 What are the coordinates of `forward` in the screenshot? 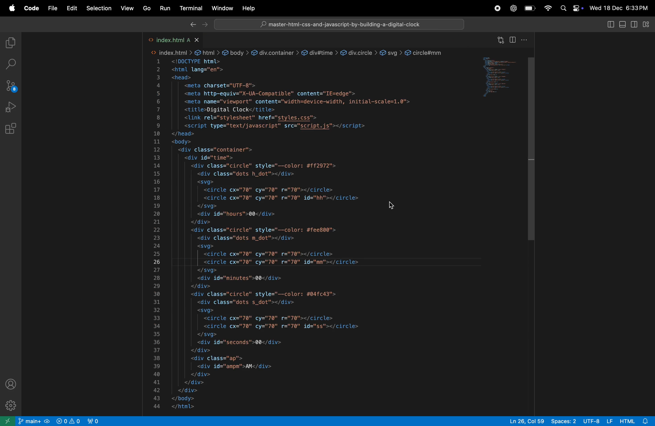 It's located at (203, 25).